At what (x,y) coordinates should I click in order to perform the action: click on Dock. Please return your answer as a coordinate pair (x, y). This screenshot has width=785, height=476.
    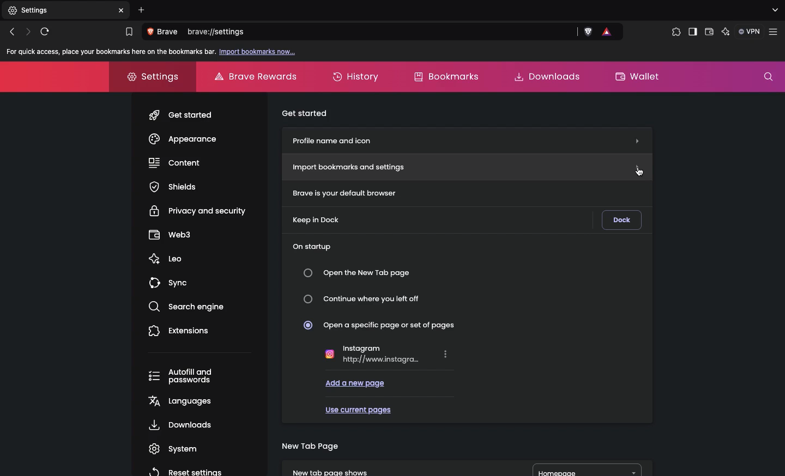
    Looking at the image, I should click on (621, 220).